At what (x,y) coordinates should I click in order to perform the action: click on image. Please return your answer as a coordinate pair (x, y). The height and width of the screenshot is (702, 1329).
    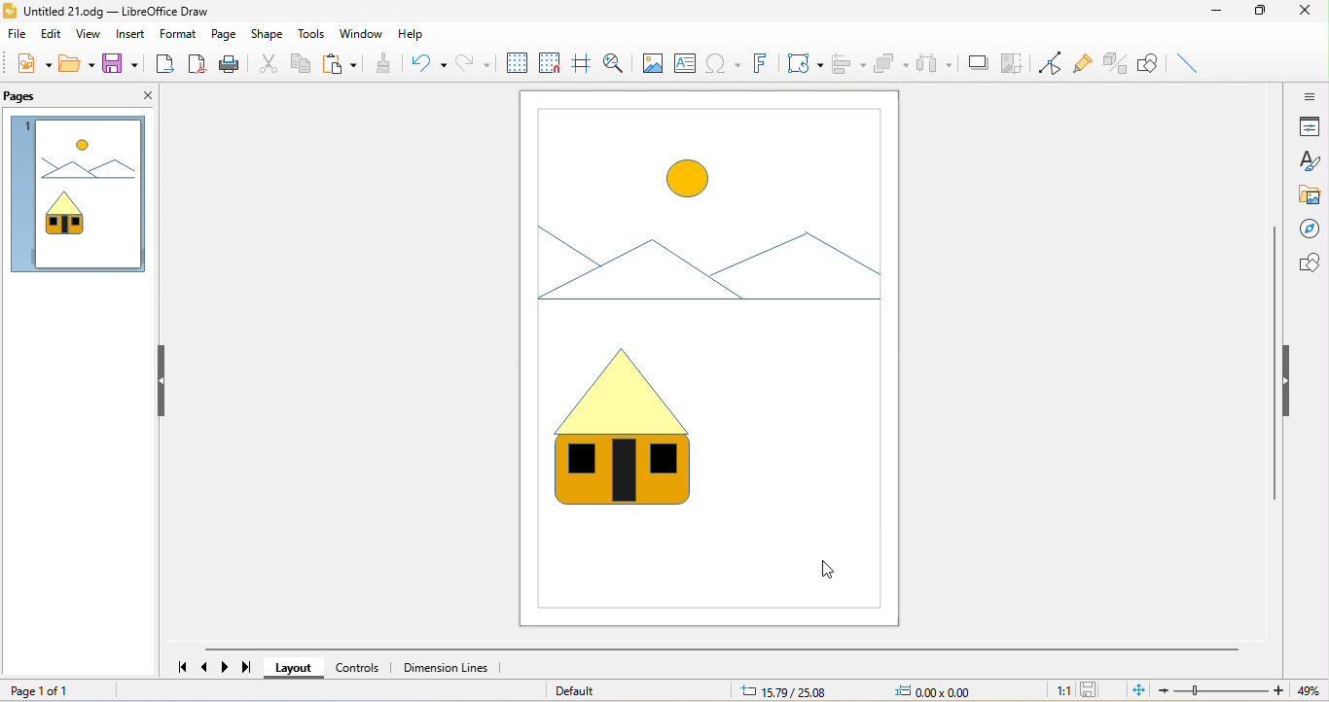
    Looking at the image, I should click on (702, 358).